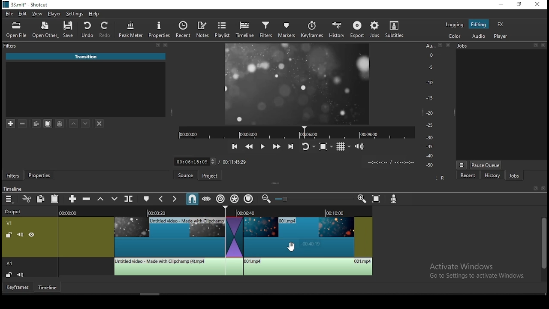 Image resolution: width=549 pixels, height=309 pixels. I want to click on timestamps, so click(215, 212).